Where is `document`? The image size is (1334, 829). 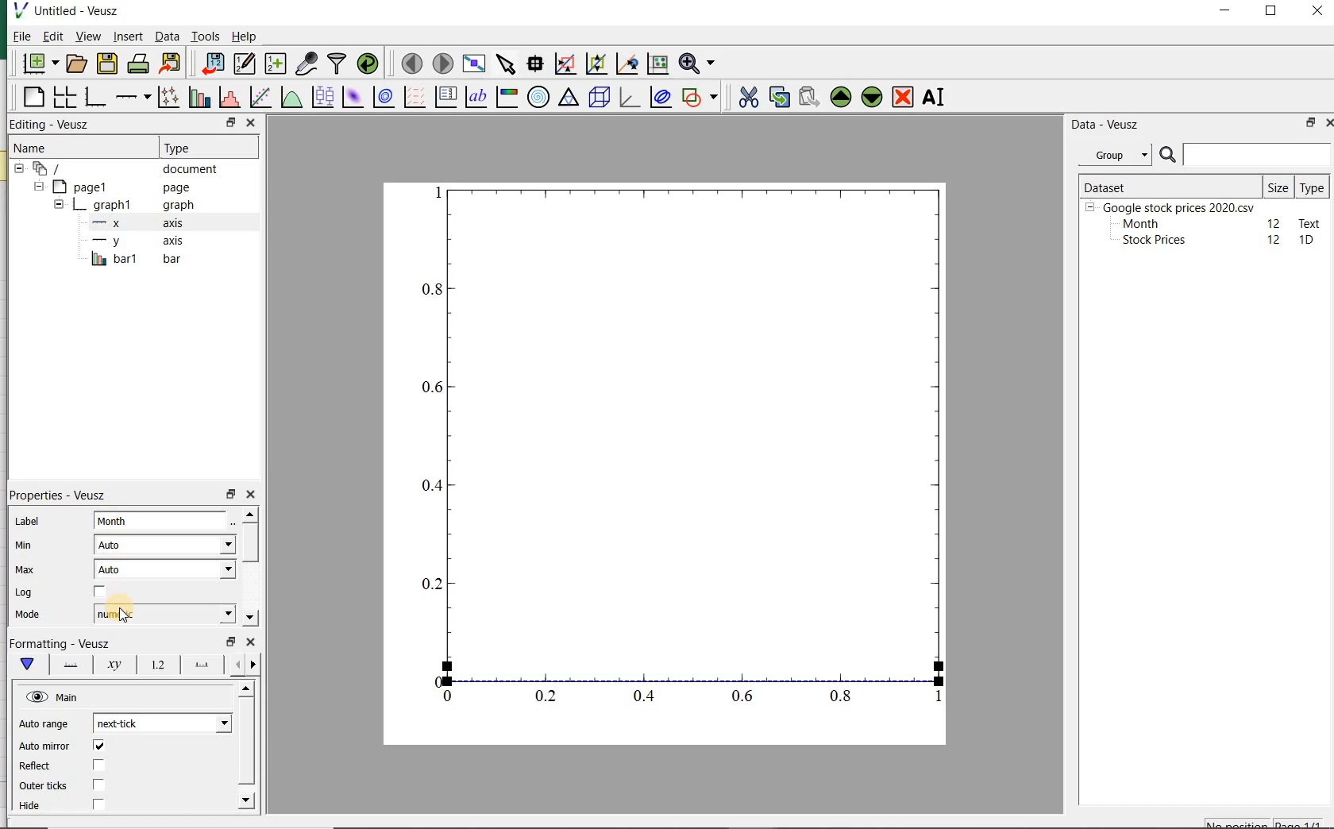 document is located at coordinates (123, 169).